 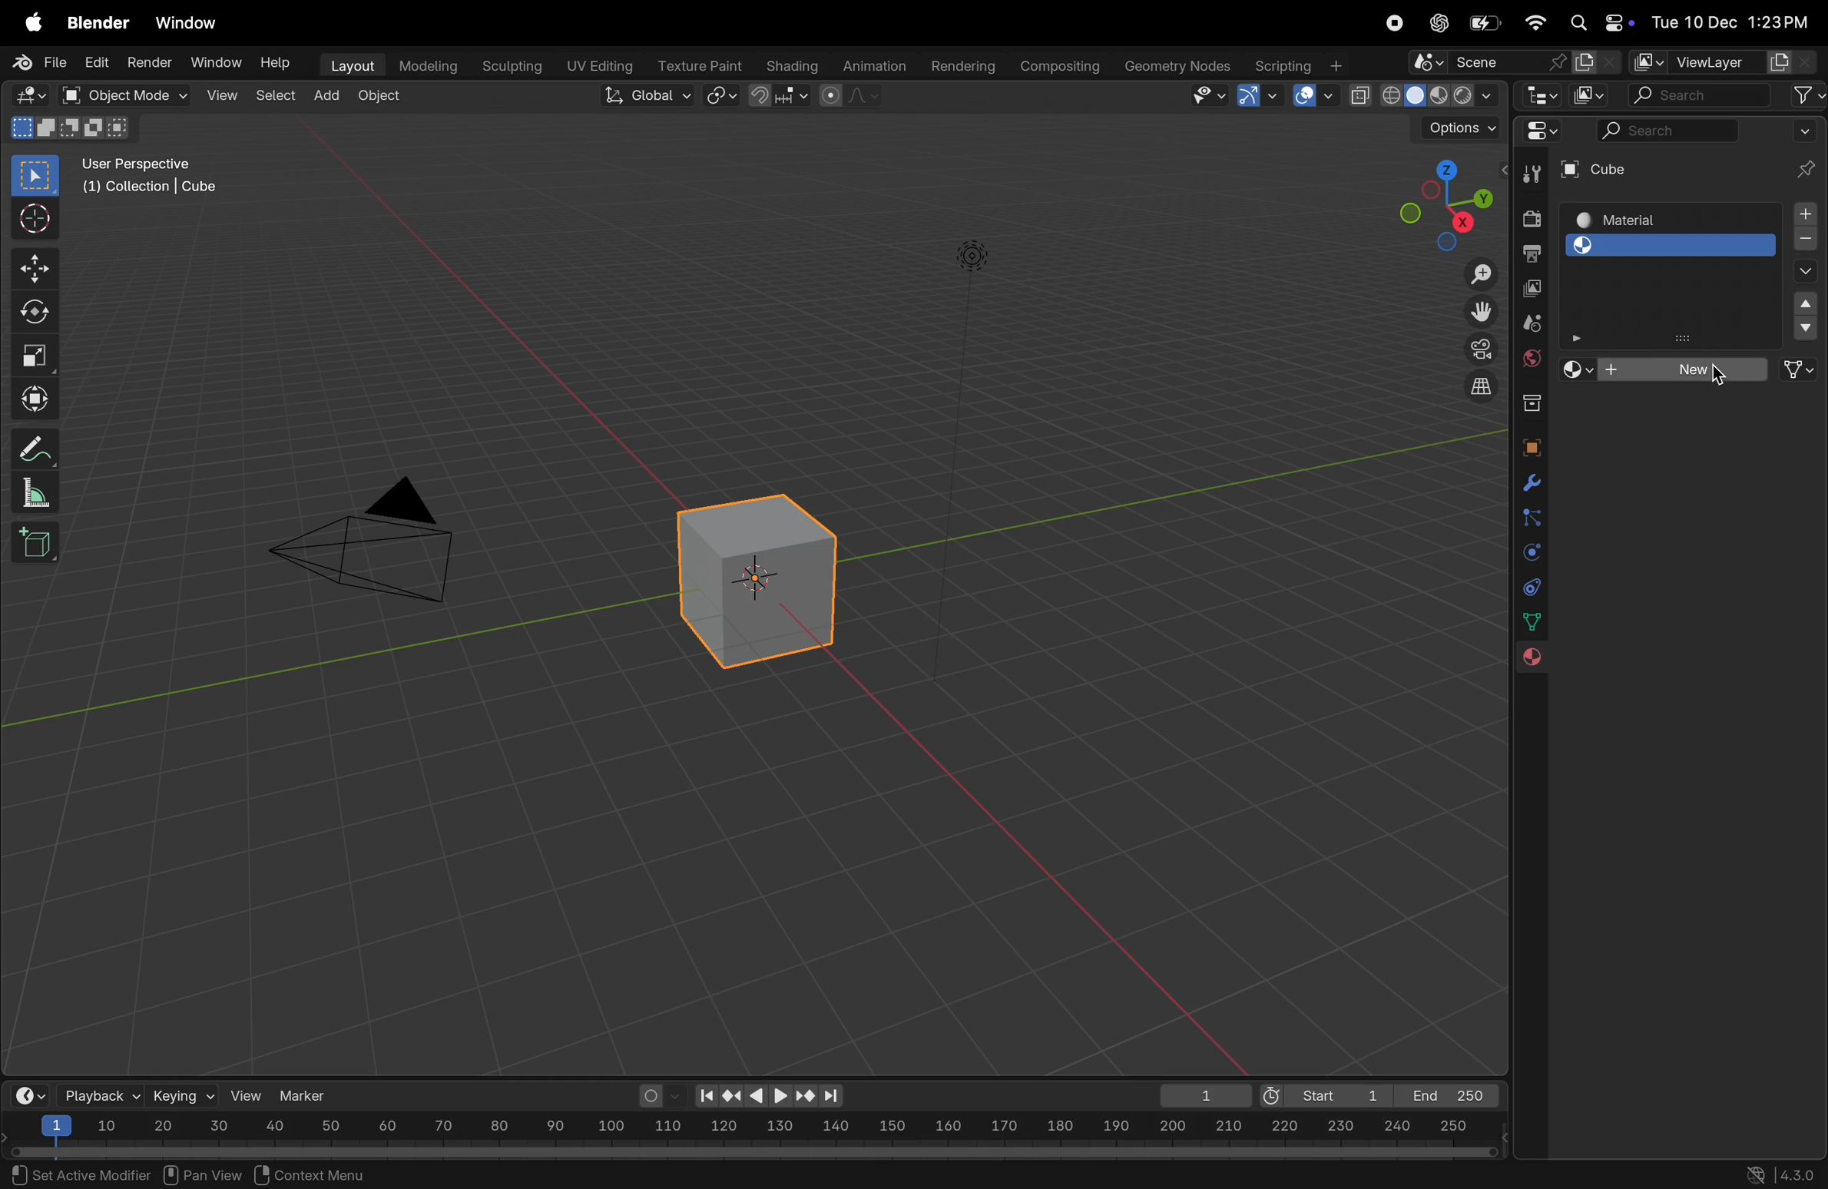 What do you see at coordinates (1527, 485) in the screenshot?
I see `modifiers` at bounding box center [1527, 485].